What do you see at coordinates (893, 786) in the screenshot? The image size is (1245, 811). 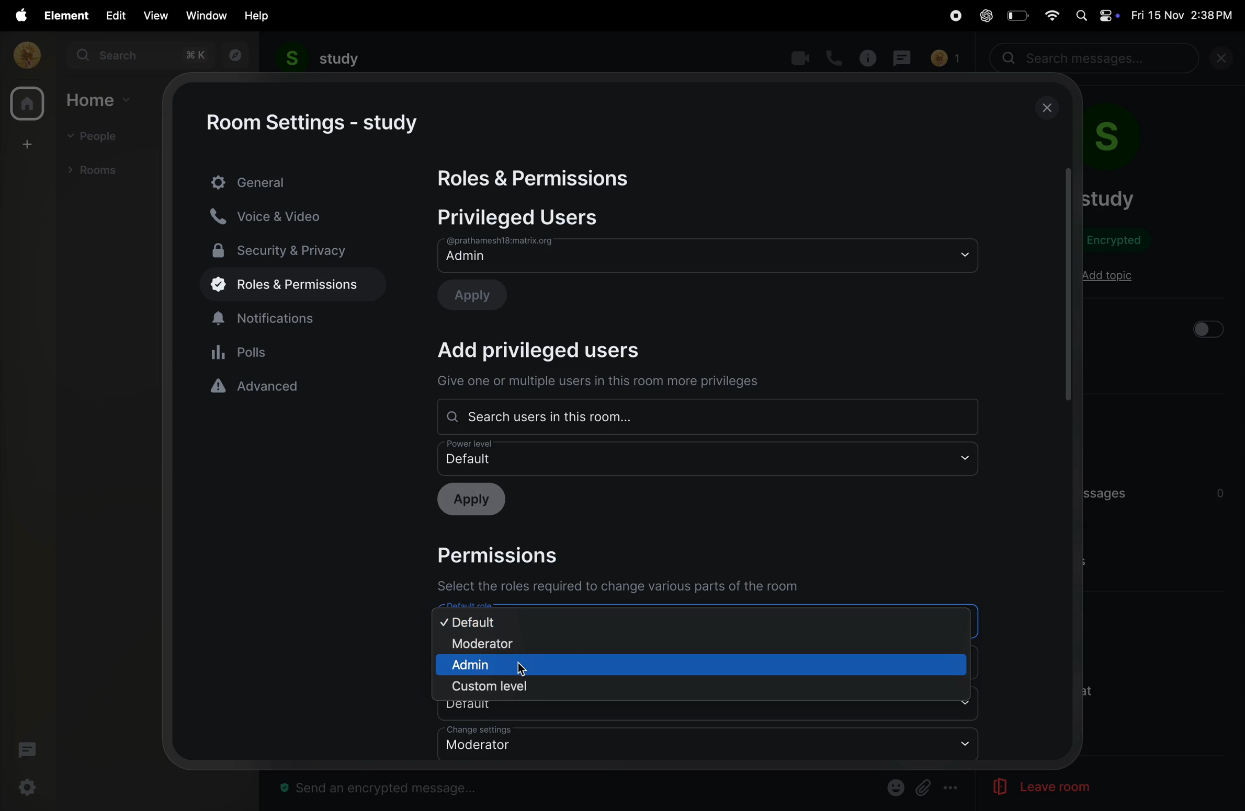 I see `emoji` at bounding box center [893, 786].